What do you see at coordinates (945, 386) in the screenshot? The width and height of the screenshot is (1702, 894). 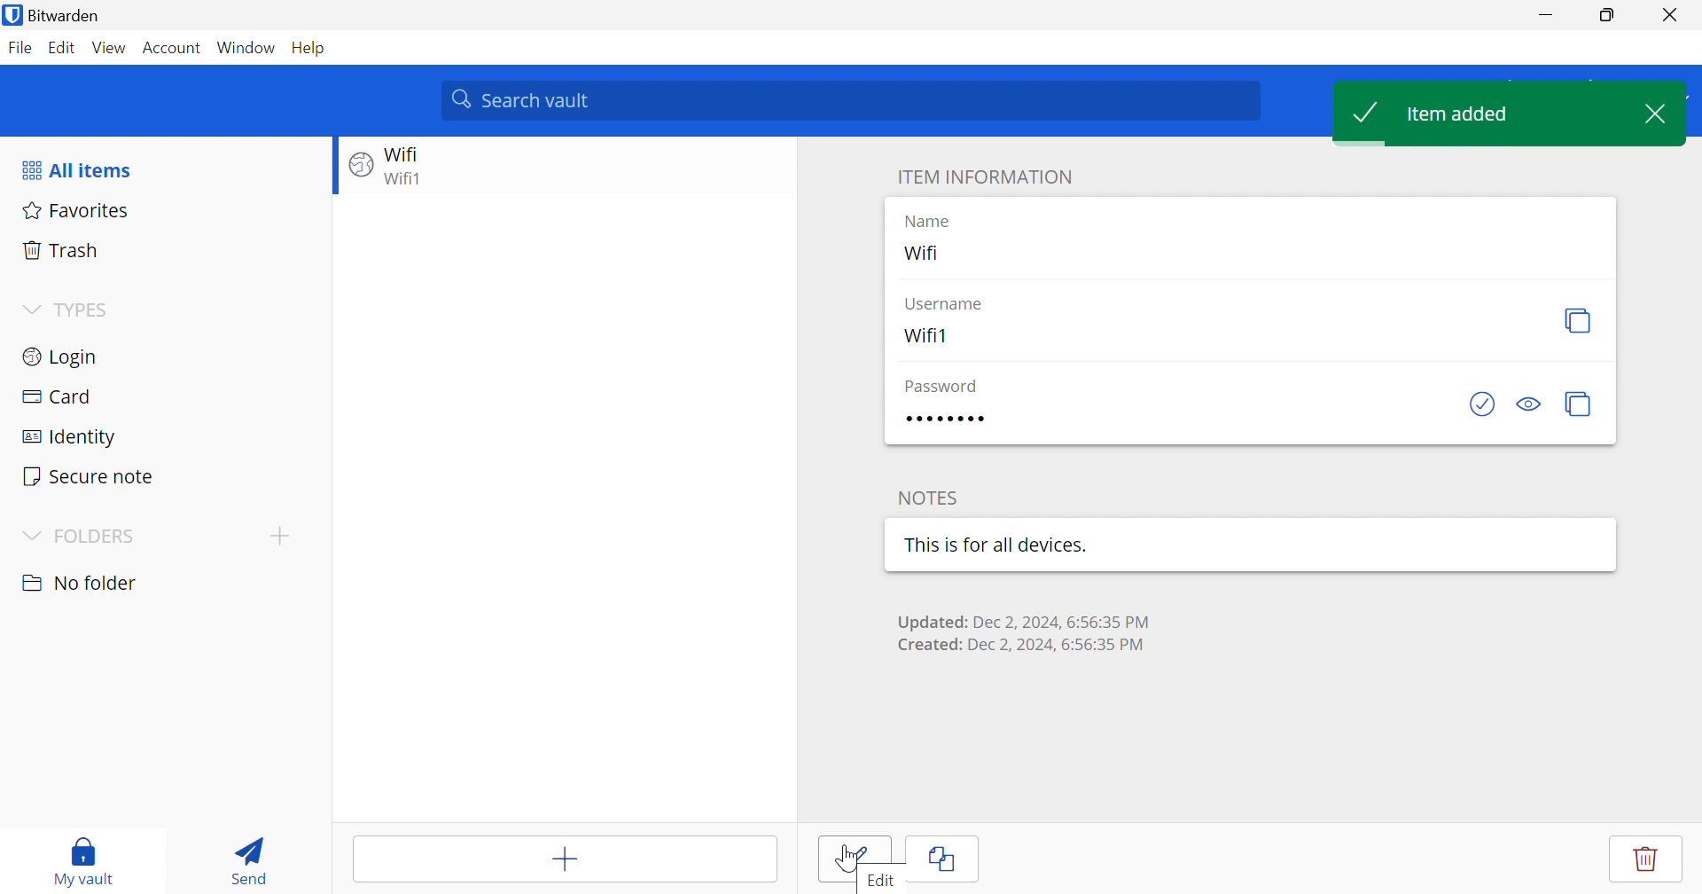 I see `Password` at bounding box center [945, 386].